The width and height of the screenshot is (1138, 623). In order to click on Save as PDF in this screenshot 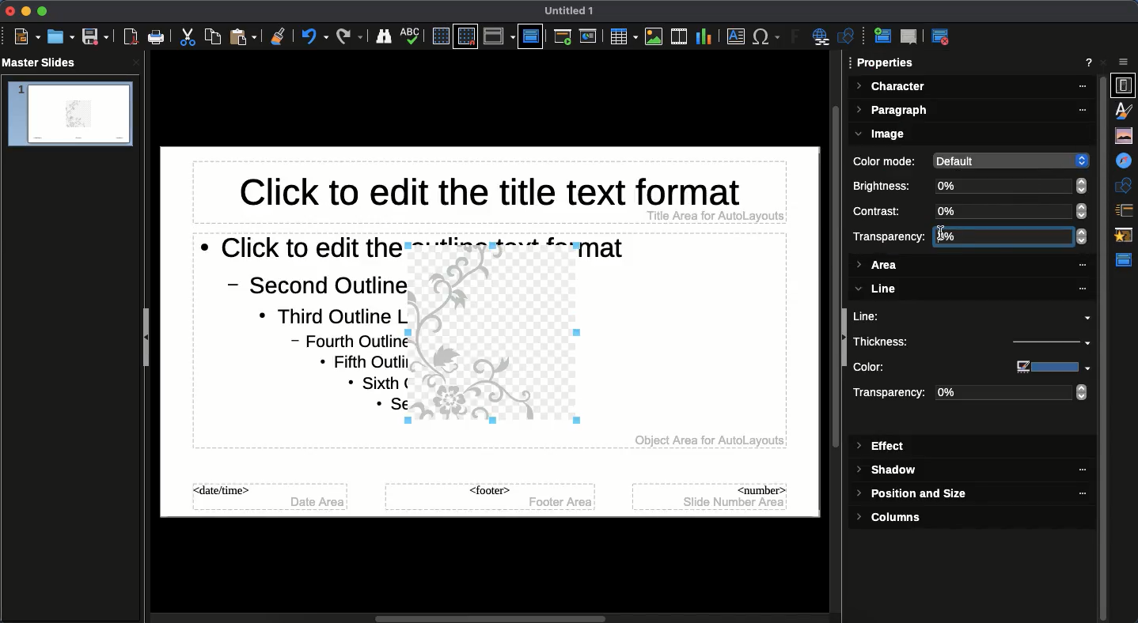, I will do `click(132, 39)`.